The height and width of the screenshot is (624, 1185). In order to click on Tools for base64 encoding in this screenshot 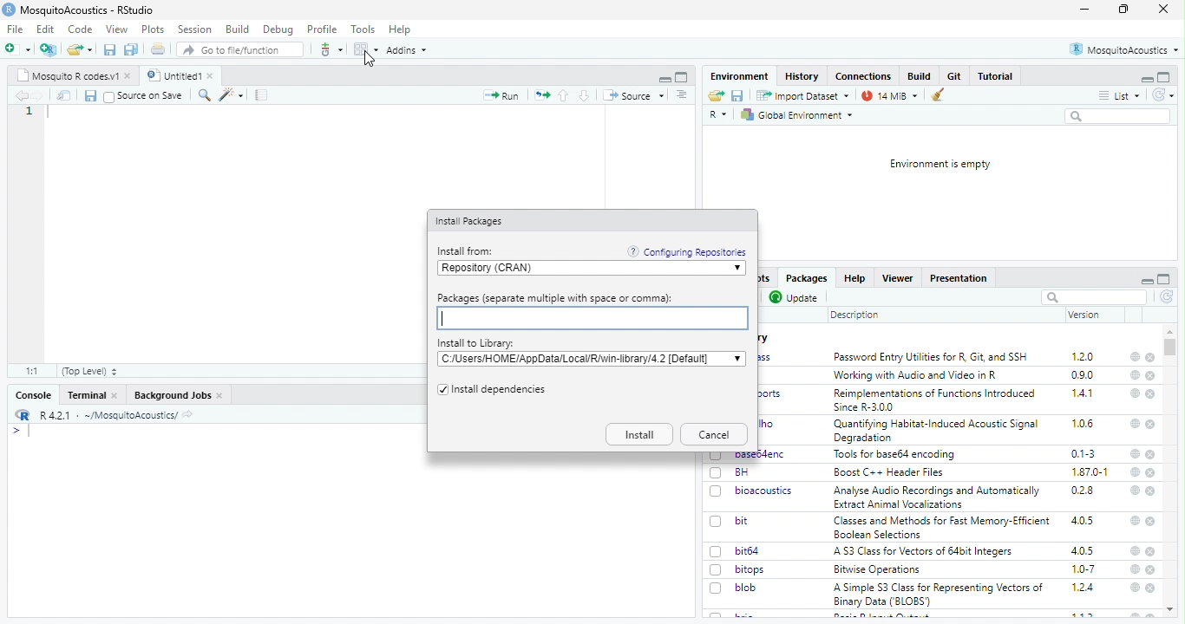, I will do `click(895, 455)`.